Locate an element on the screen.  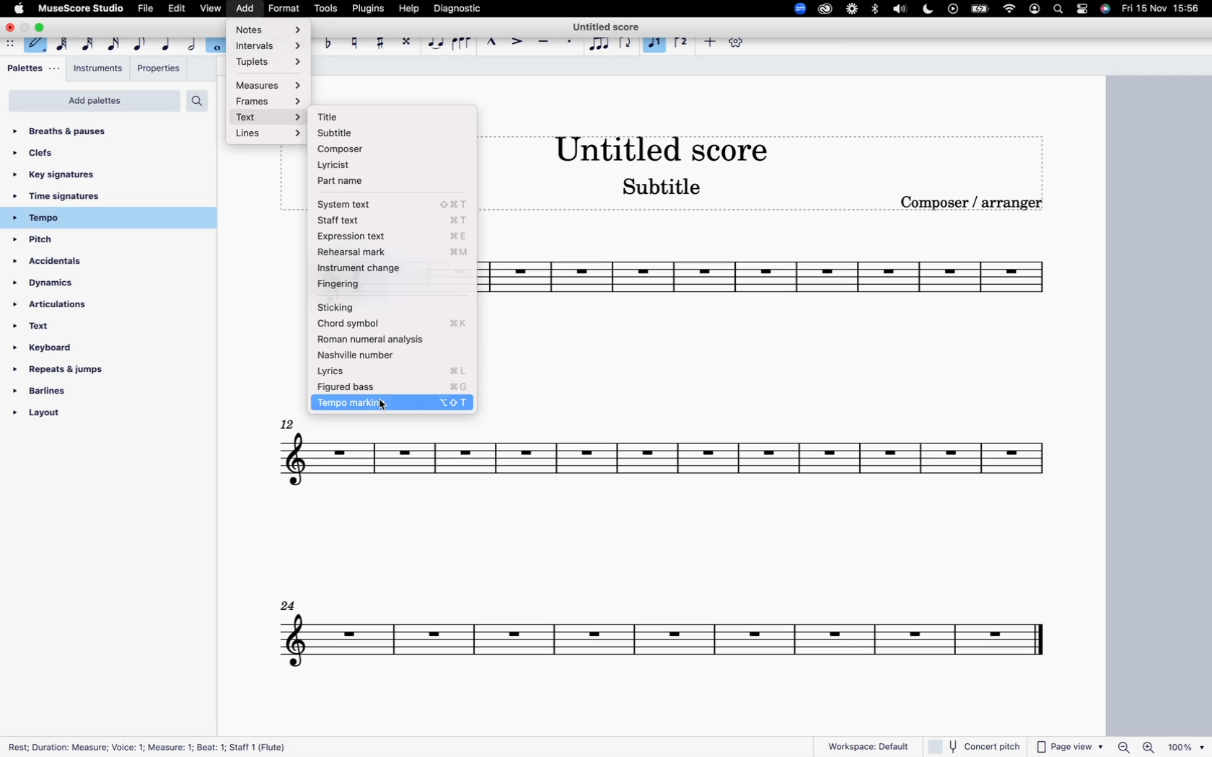
wifi is located at coordinates (1008, 9).